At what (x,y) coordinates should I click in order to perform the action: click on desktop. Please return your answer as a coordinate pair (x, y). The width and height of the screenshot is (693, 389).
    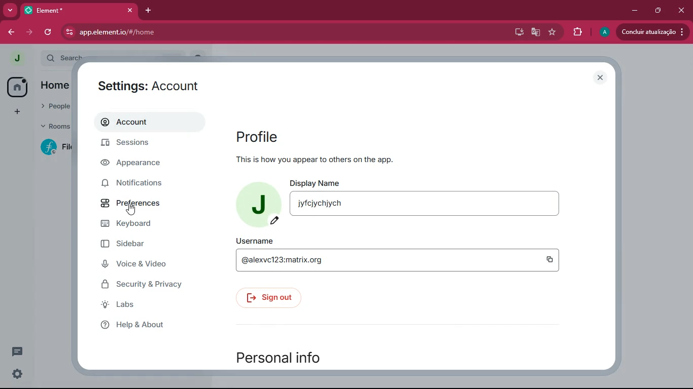
    Looking at the image, I should click on (516, 33).